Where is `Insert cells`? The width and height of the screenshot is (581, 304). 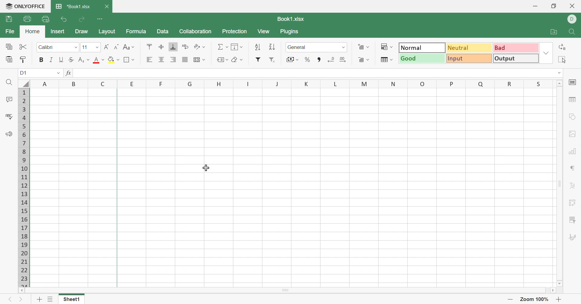 Insert cells is located at coordinates (360, 46).